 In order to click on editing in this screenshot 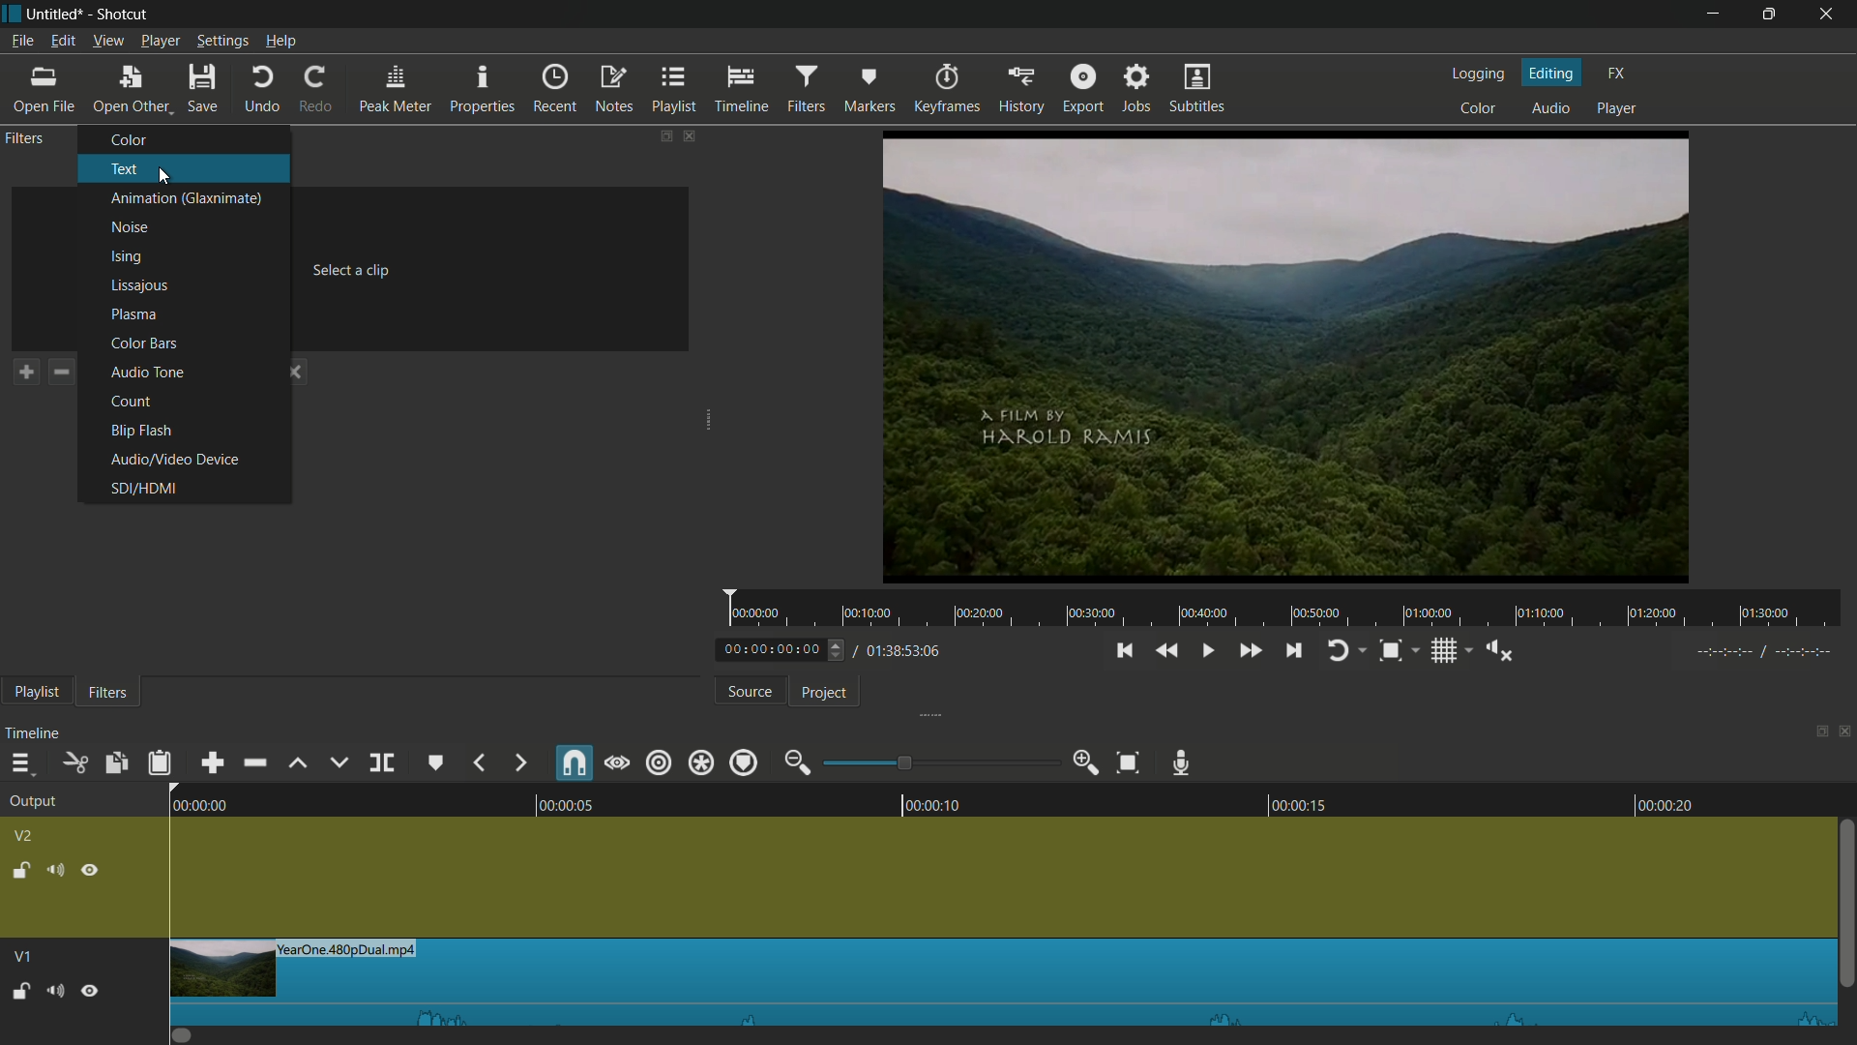, I will do `click(1552, 73)`.